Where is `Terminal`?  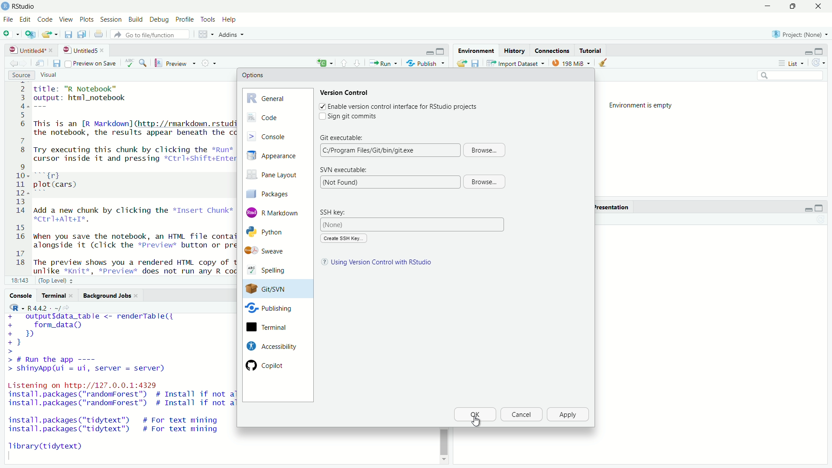 Terminal is located at coordinates (57, 296).